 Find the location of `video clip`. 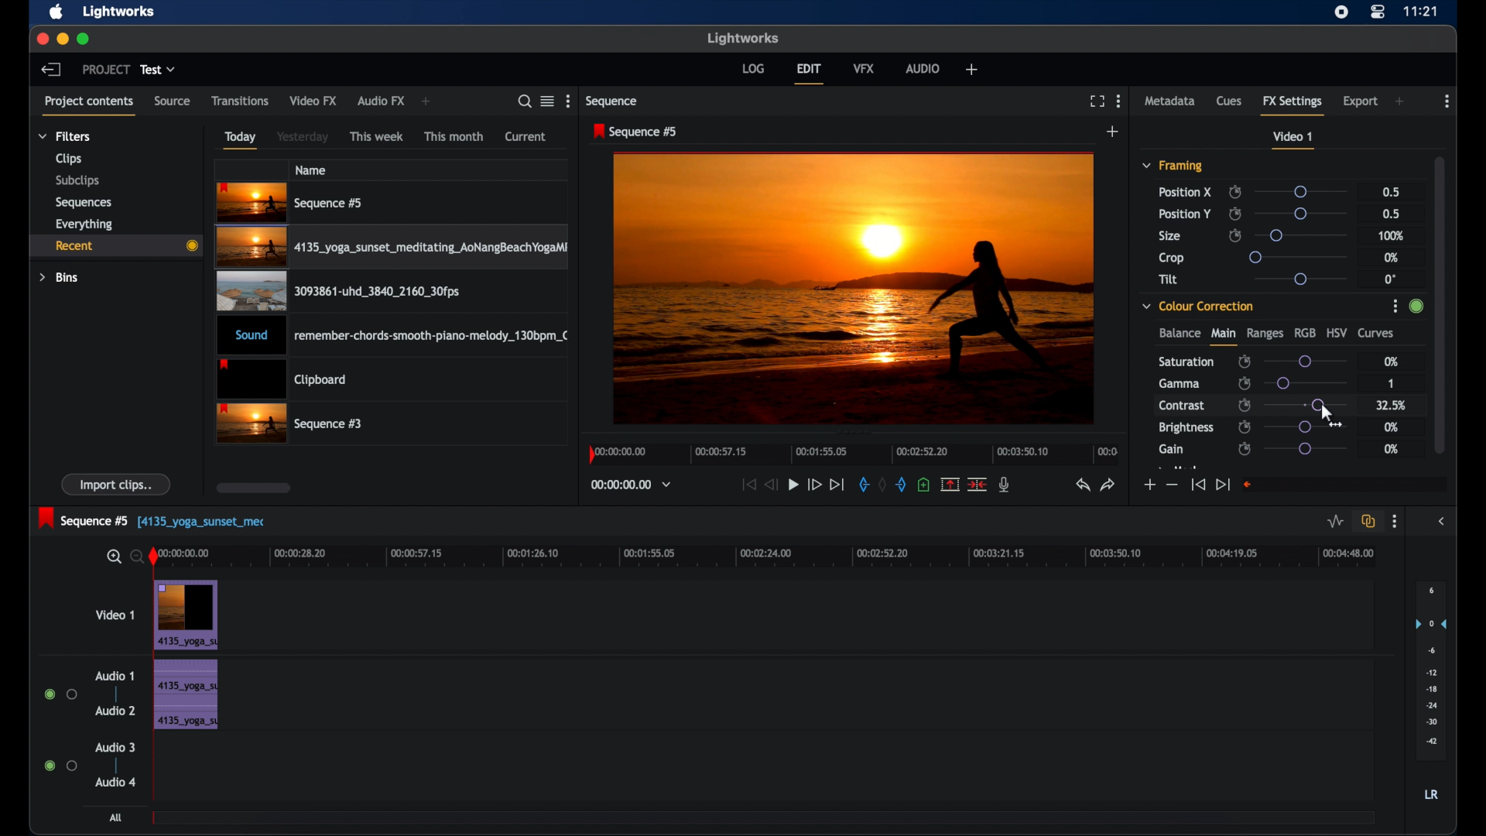

video clip is located at coordinates (291, 424).